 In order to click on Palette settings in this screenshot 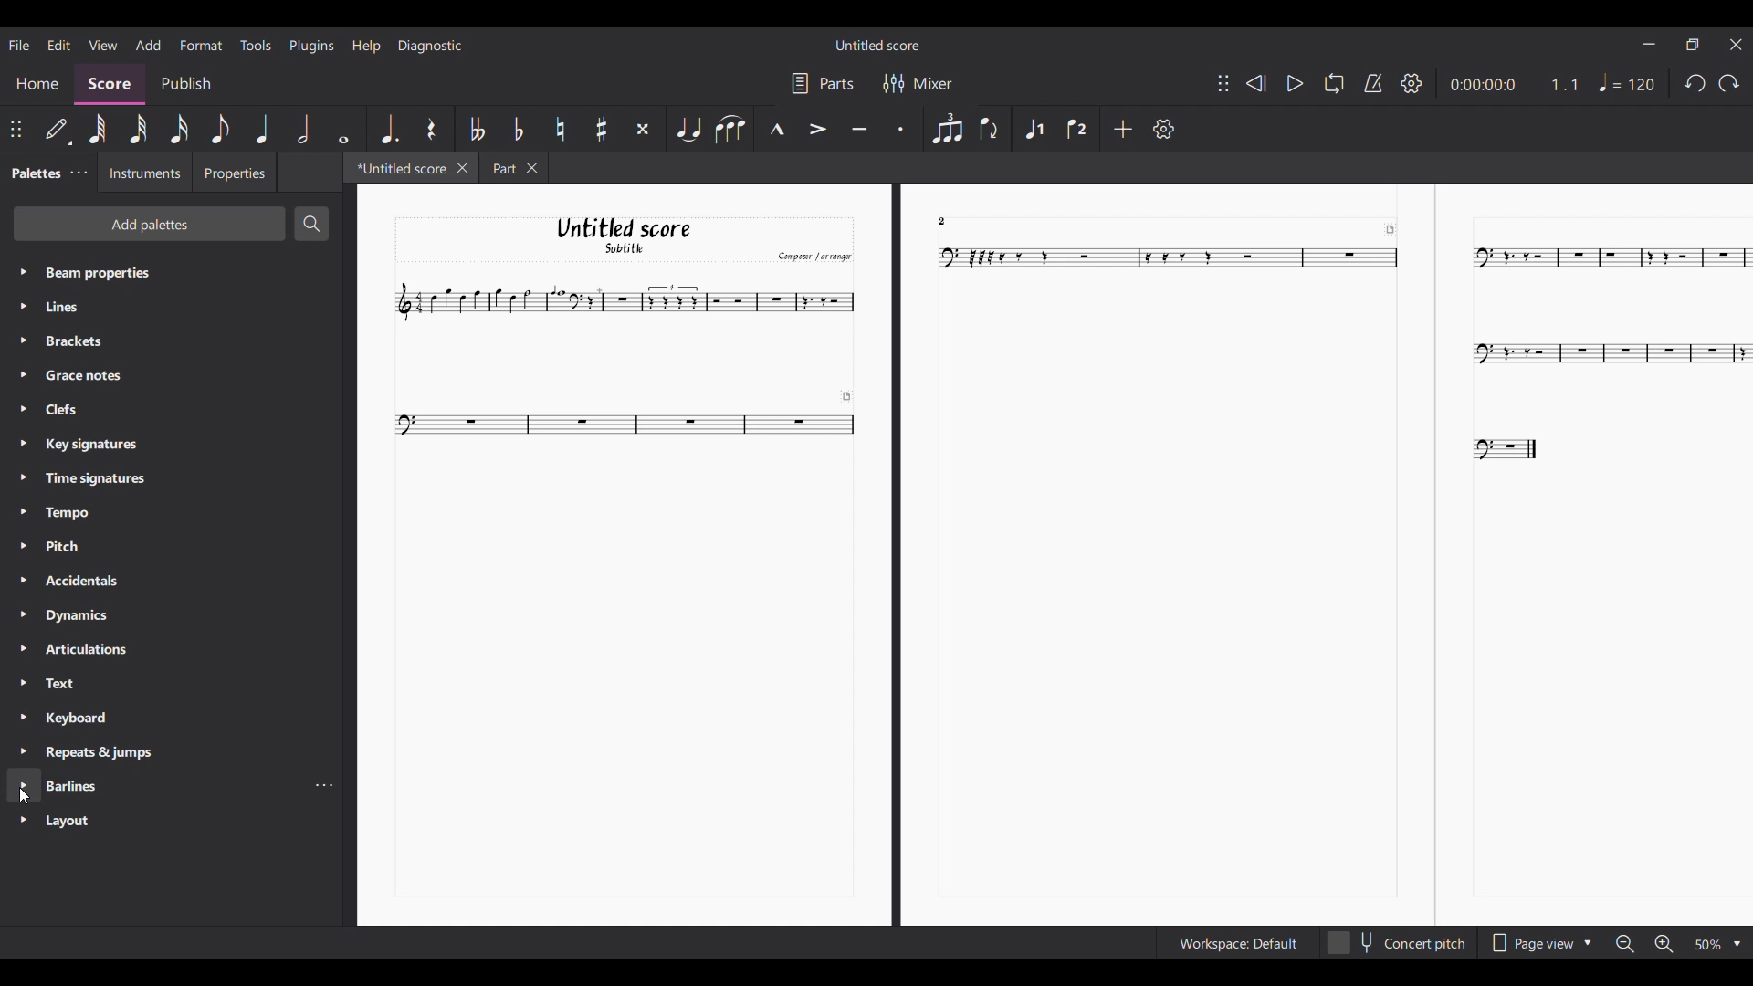, I will do `click(68, 683)`.